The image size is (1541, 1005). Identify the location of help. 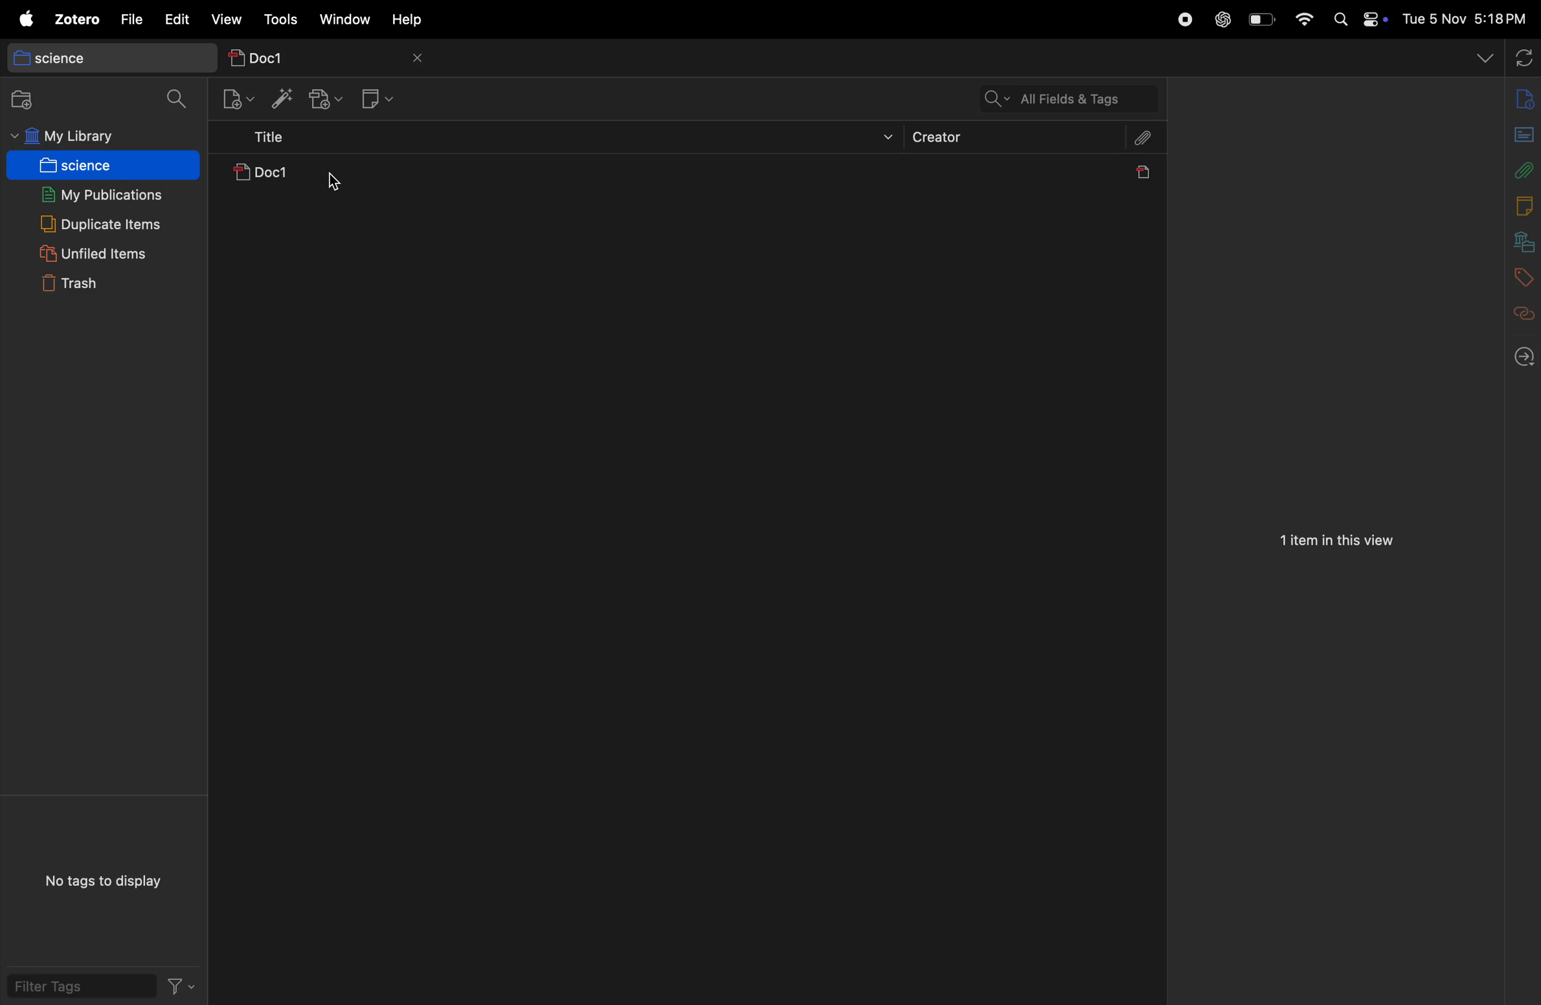
(416, 19).